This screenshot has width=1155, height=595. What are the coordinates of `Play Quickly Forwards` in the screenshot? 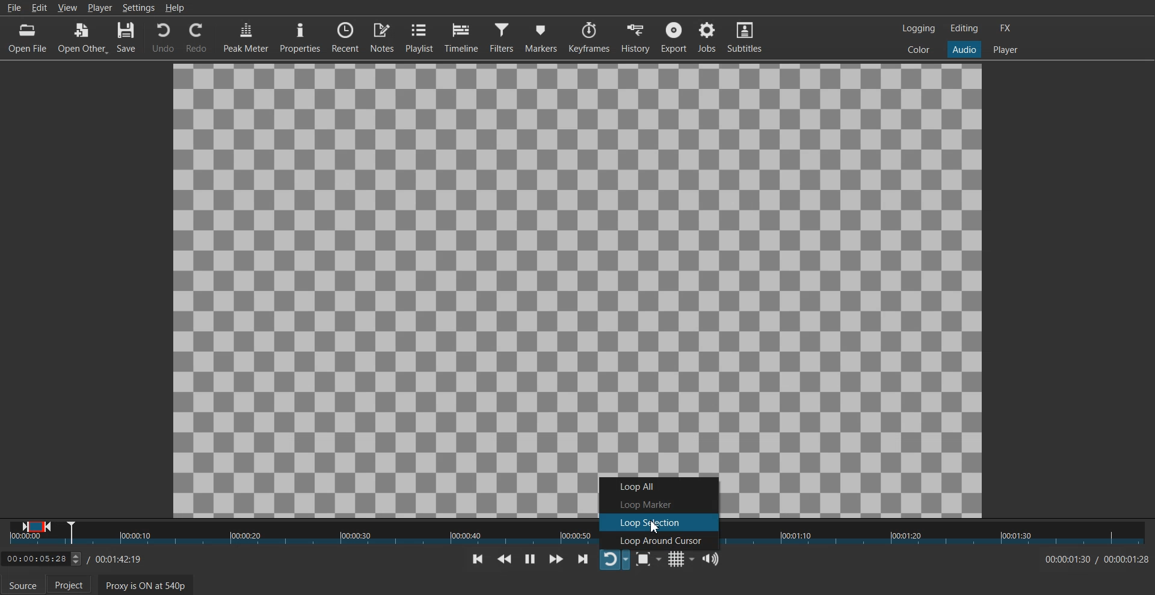 It's located at (556, 559).